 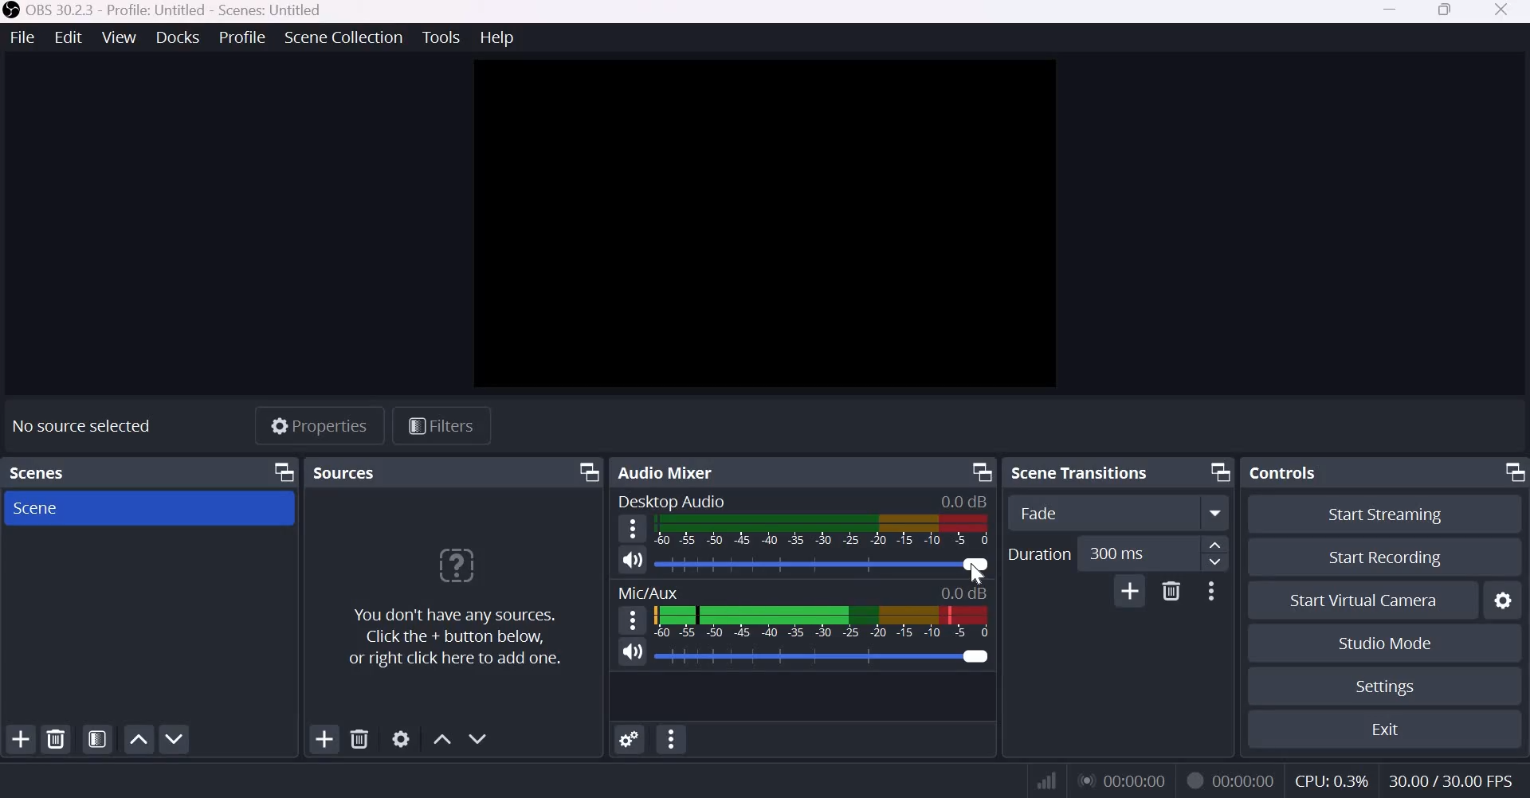 What do you see at coordinates (822, 564) in the screenshot?
I see `Audio slider` at bounding box center [822, 564].